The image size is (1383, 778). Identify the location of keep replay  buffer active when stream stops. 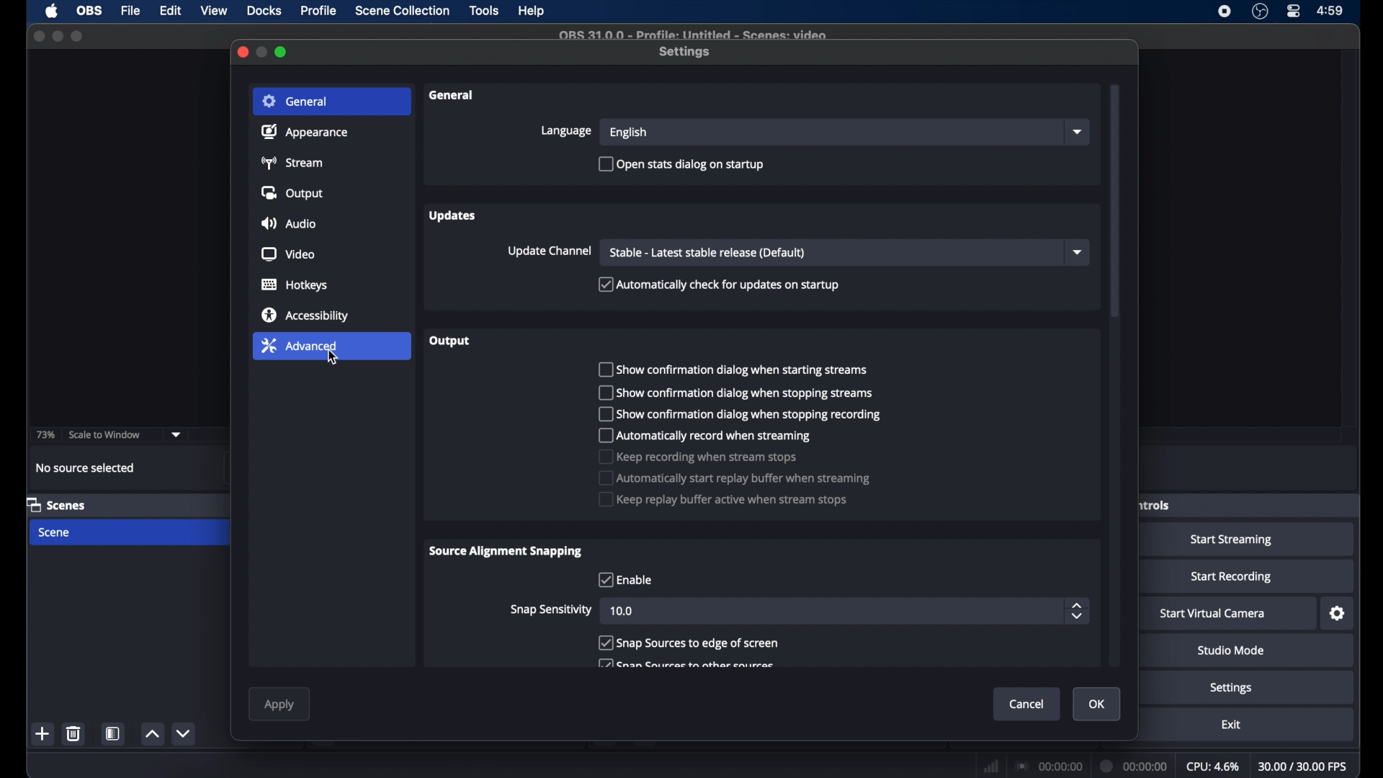
(722, 500).